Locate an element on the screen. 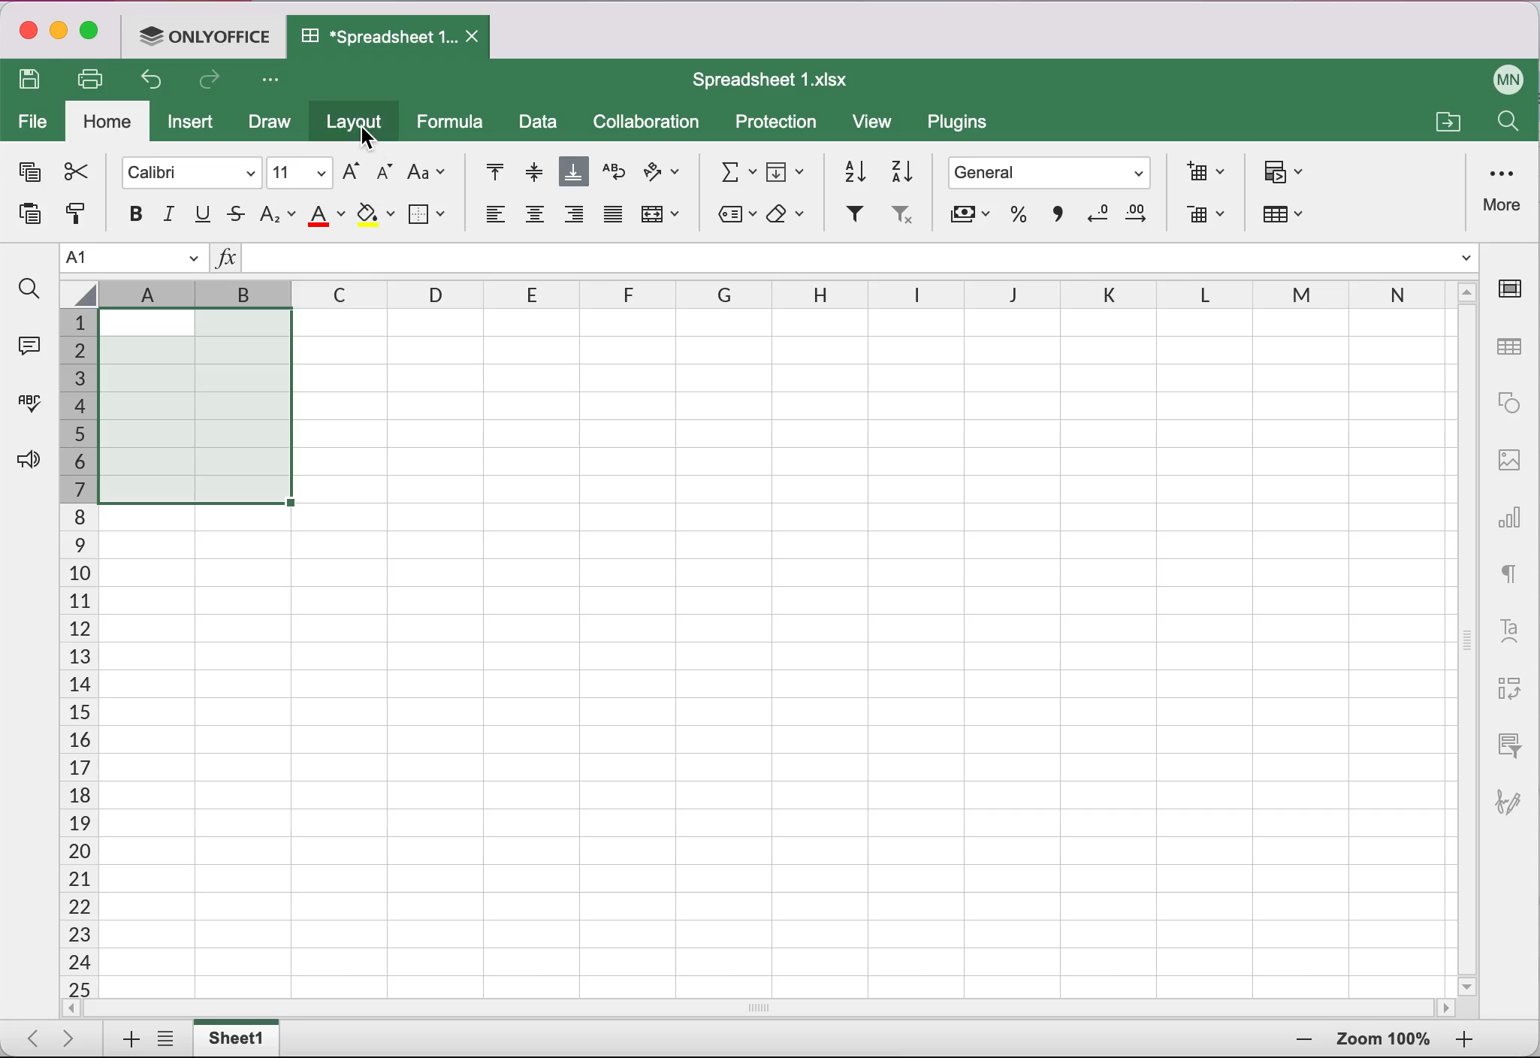  customize quick access toolbar is located at coordinates (275, 81).